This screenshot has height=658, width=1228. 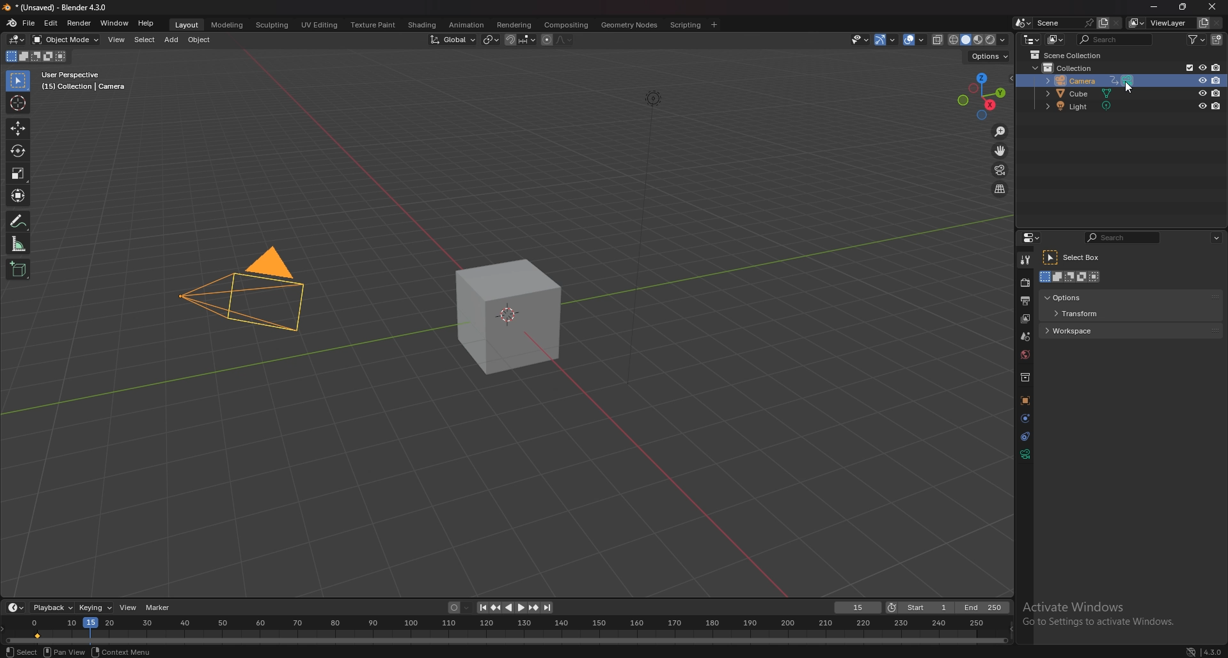 I want to click on cursor, so click(x=1129, y=88).